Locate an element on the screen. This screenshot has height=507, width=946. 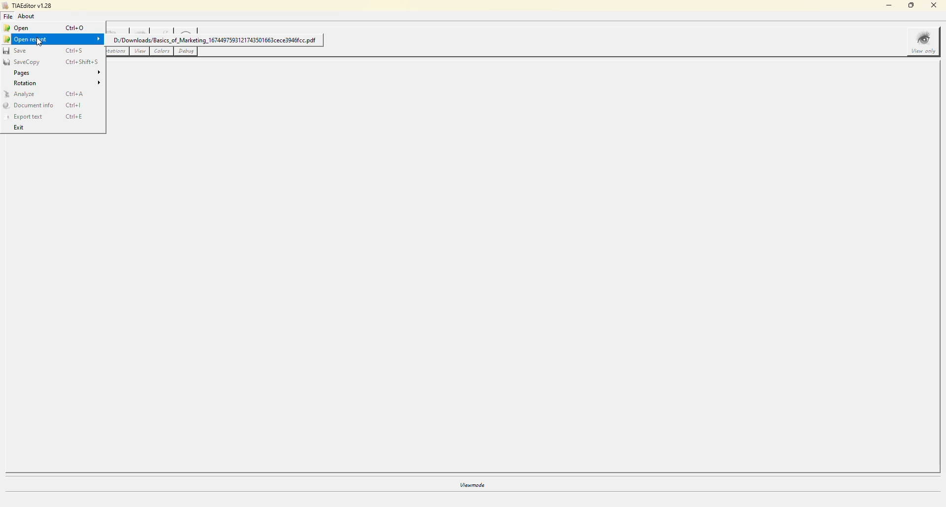
view only is located at coordinates (921, 41).